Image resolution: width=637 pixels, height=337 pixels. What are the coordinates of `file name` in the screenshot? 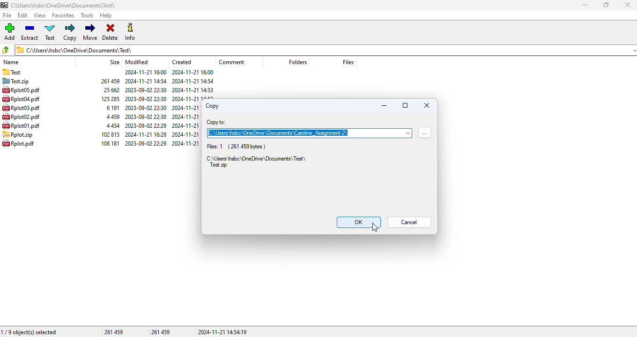 It's located at (21, 99).